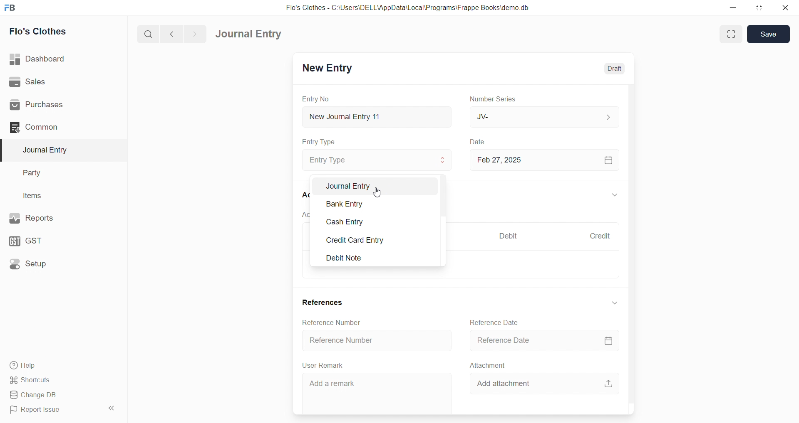 Image resolution: width=799 pixels, height=423 pixels. I want to click on selected, so click(5, 150).